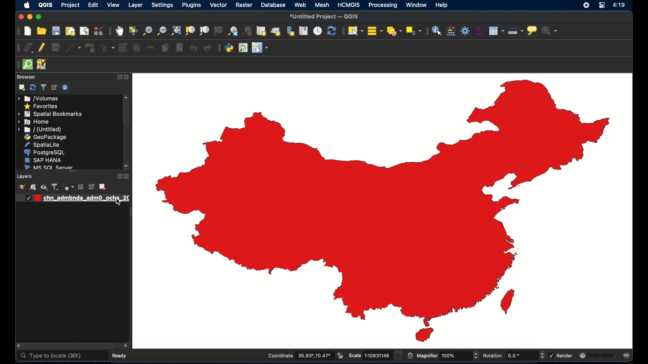 The height and width of the screenshot is (364, 648). Describe the element at coordinates (45, 6) in the screenshot. I see `QGIS` at that location.